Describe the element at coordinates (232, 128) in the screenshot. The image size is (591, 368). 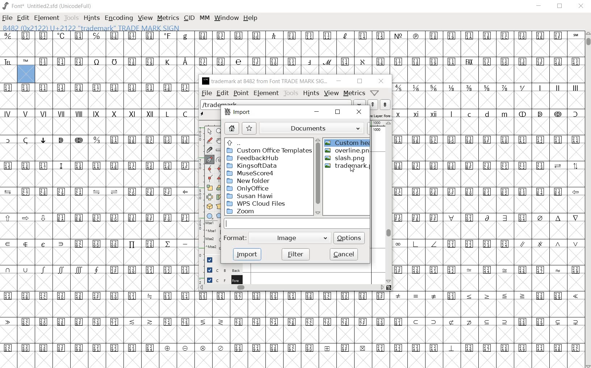
I see `home` at that location.